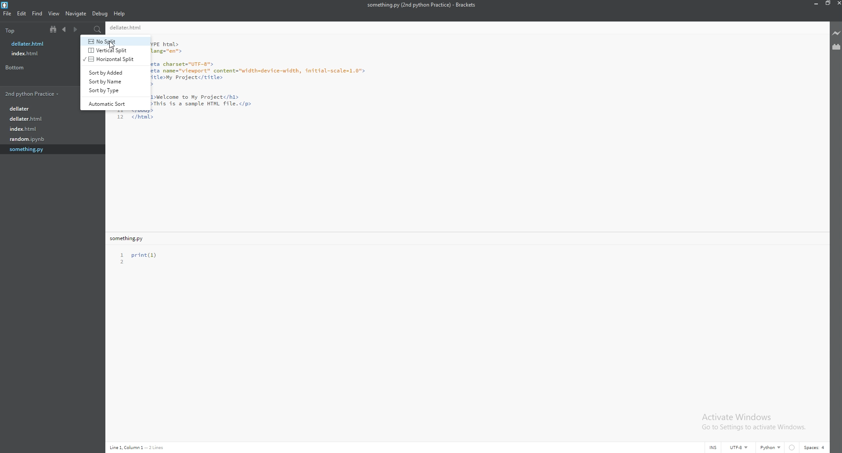 The width and height of the screenshot is (842, 453). Describe the element at coordinates (53, 29) in the screenshot. I see `tree view` at that location.